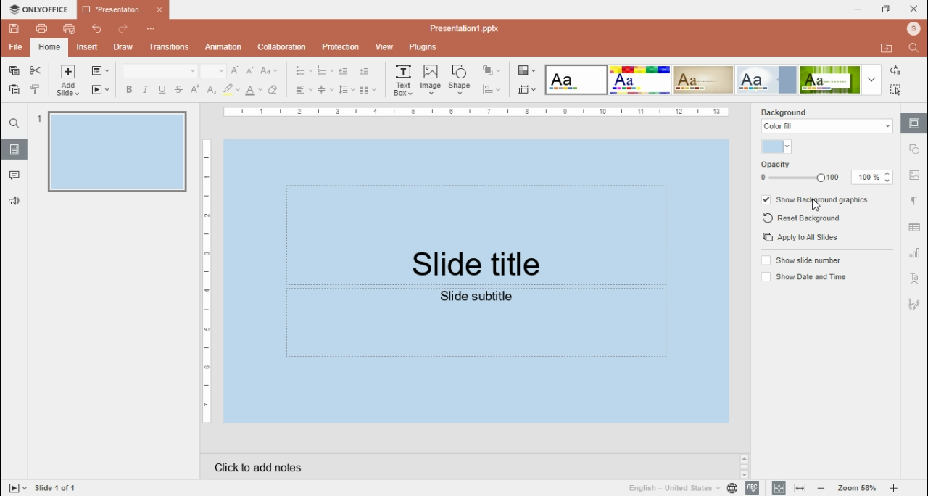 This screenshot has width=928, height=496. Describe the element at coordinates (69, 28) in the screenshot. I see `quick print` at that location.